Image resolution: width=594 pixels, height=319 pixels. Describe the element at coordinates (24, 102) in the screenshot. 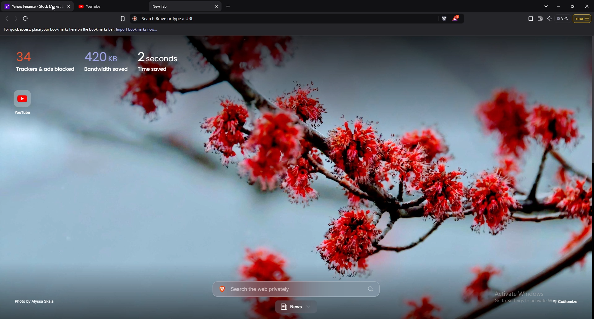

I see `Youtube` at that location.